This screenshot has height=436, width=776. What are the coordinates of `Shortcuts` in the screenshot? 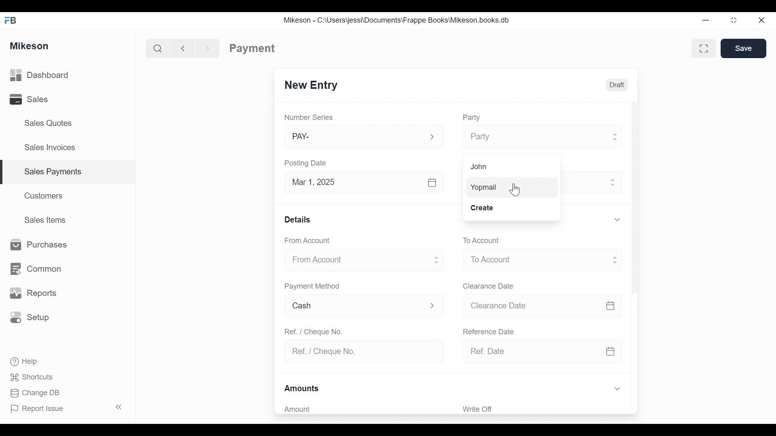 It's located at (35, 375).